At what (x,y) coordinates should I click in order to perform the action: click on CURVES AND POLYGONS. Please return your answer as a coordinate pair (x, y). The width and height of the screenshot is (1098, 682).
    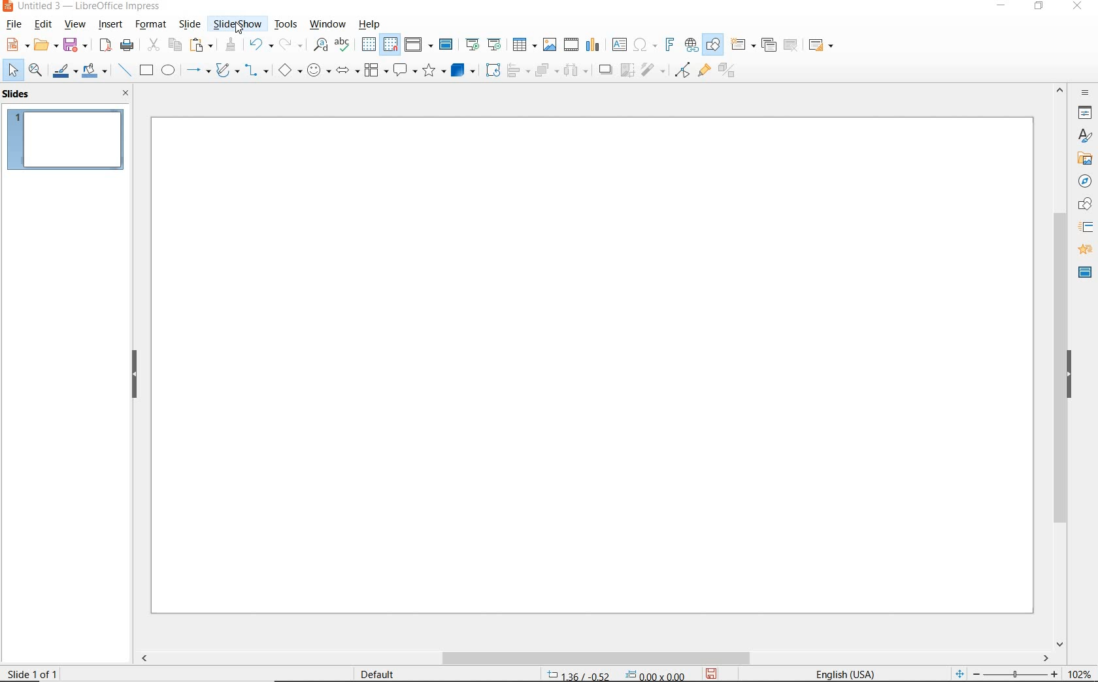
    Looking at the image, I should click on (228, 71).